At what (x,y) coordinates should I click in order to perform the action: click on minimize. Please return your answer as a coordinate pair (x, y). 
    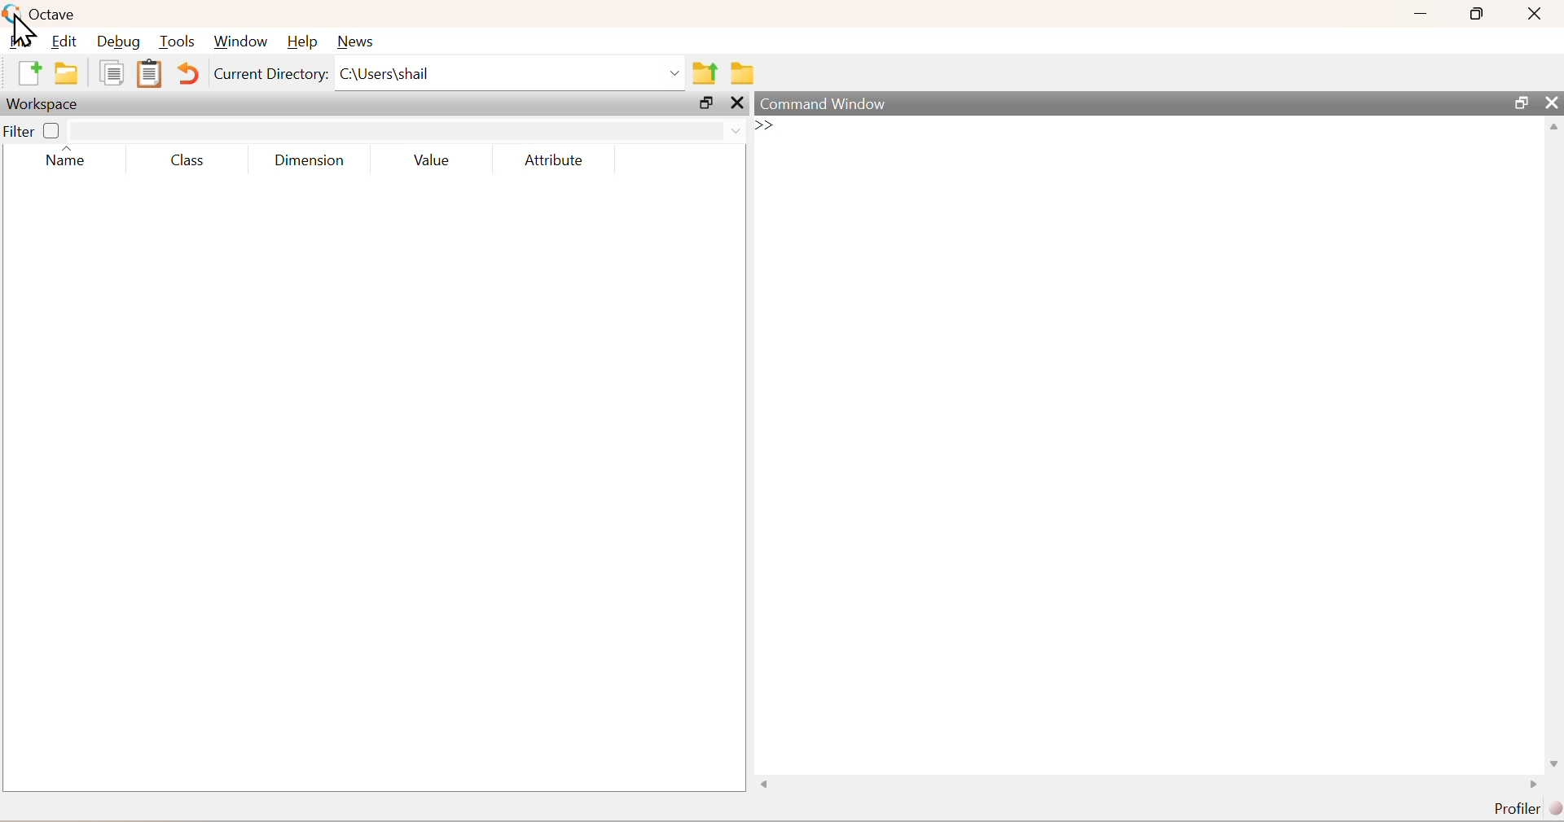
    Looking at the image, I should click on (1420, 15).